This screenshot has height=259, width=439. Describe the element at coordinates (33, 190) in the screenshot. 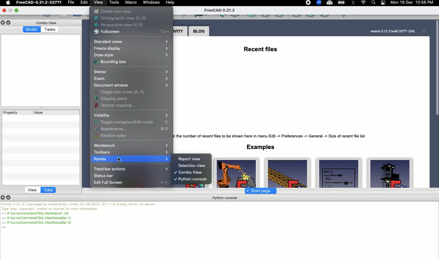

I see `View` at that location.